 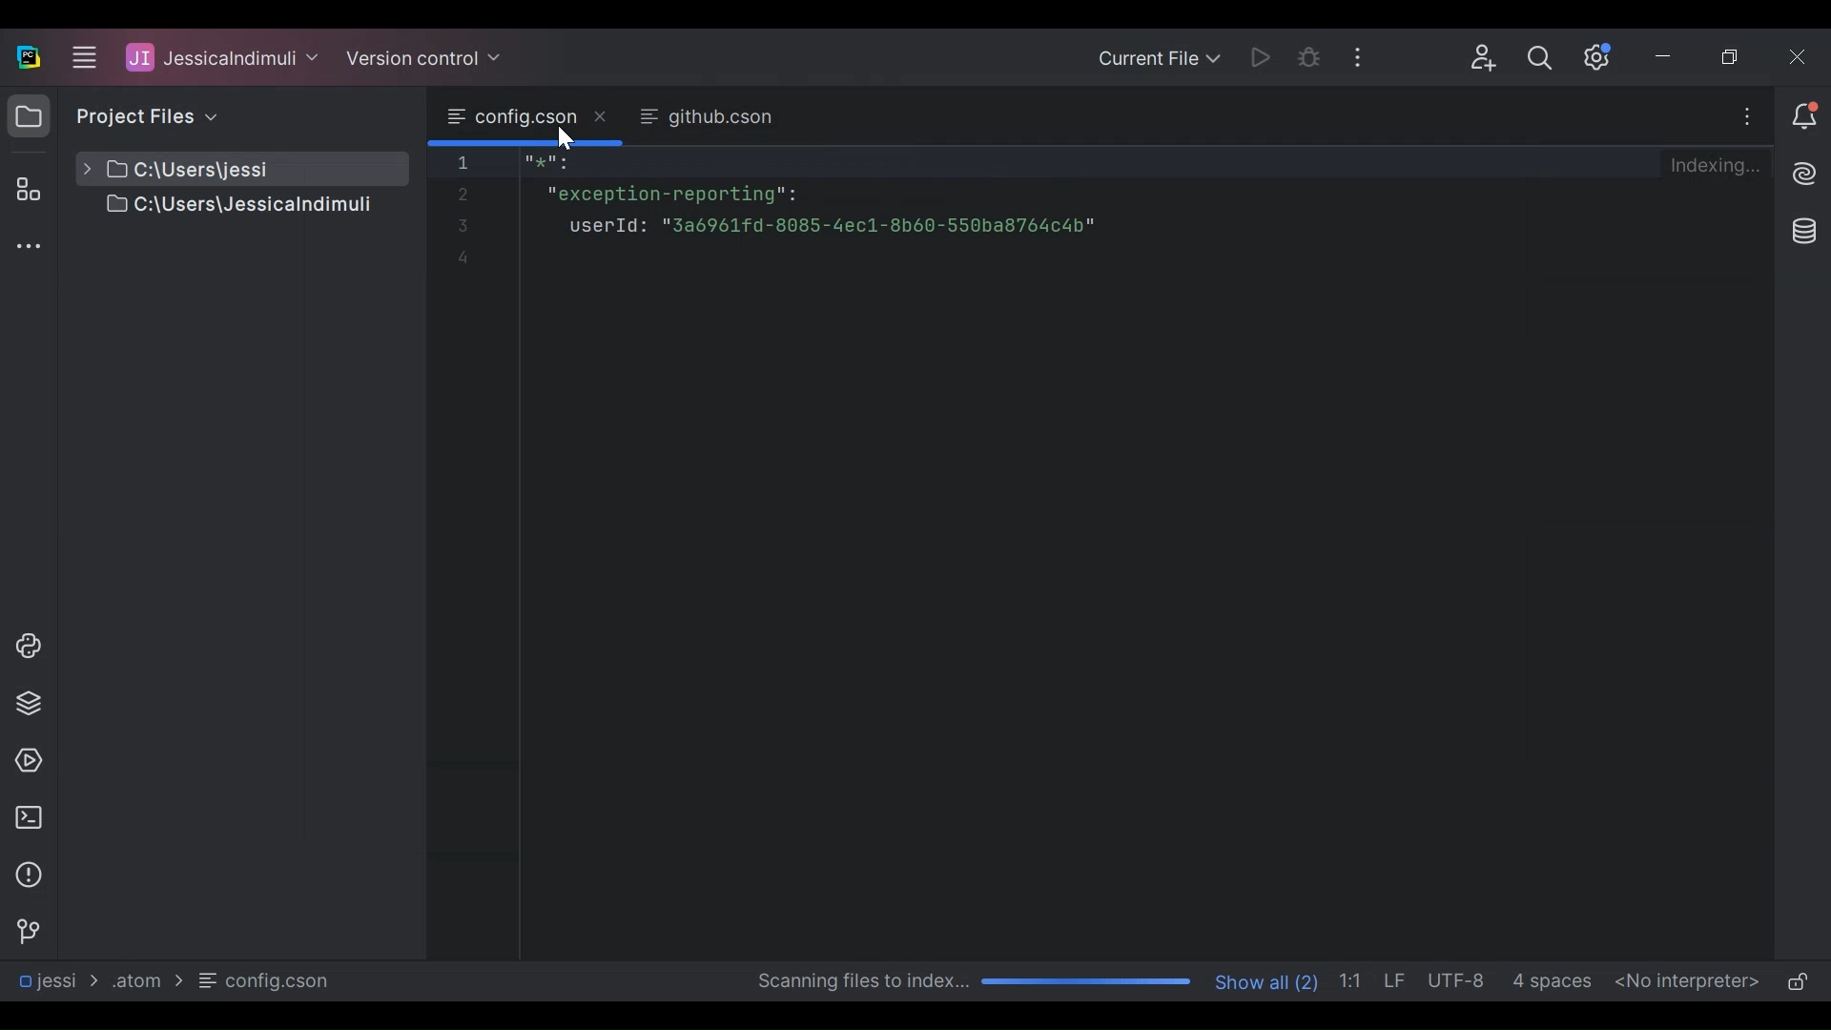 I want to click on Search, so click(x=1546, y=57).